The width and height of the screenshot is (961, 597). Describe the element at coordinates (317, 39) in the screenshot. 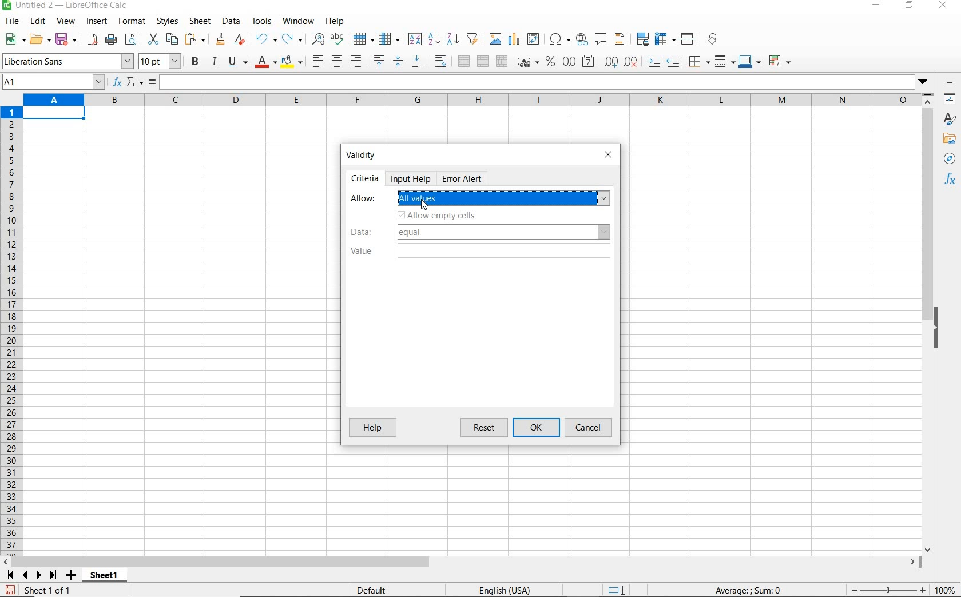

I see `find and replace` at that location.